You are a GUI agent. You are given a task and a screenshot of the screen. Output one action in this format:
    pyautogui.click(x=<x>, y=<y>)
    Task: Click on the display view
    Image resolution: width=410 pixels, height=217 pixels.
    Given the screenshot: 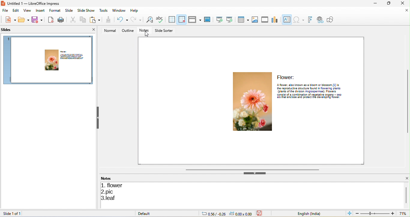 What is the action you would take?
    pyautogui.click(x=195, y=19)
    